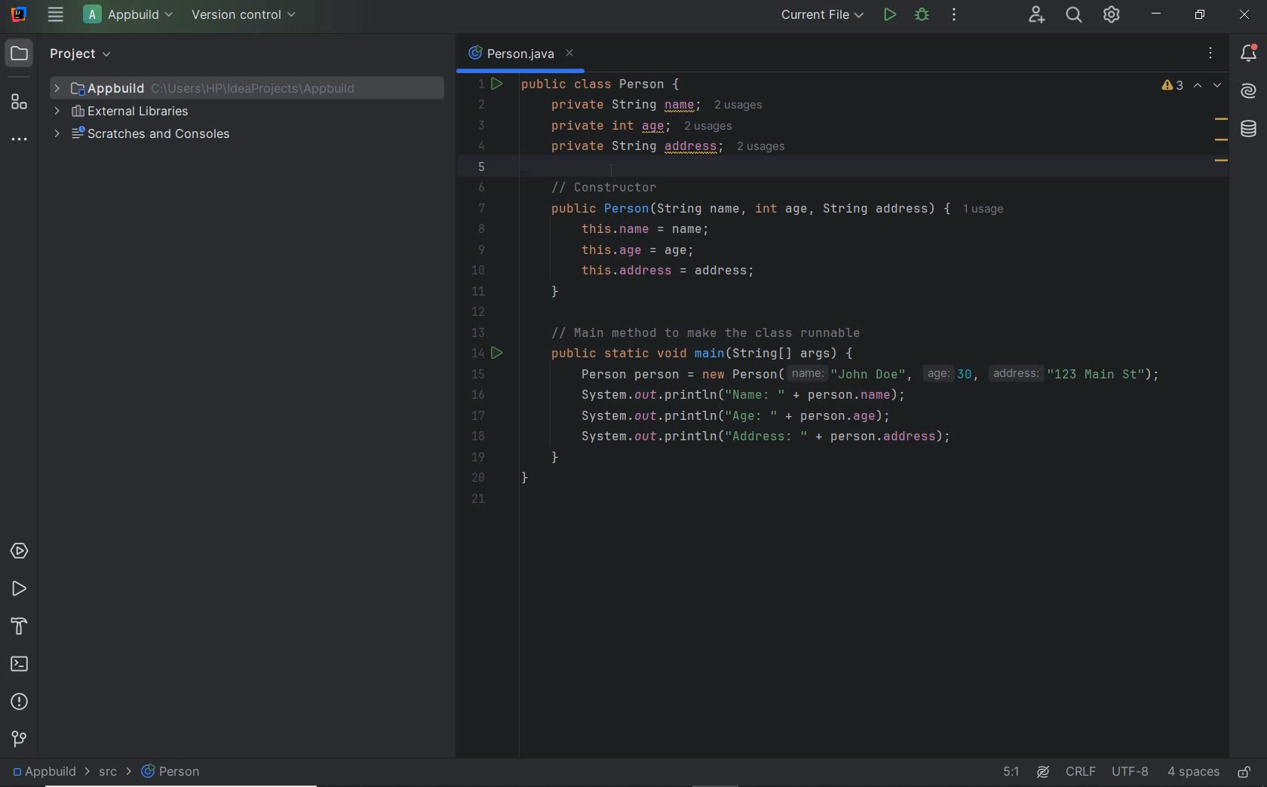 The image size is (1267, 787). Describe the element at coordinates (19, 103) in the screenshot. I see `structure` at that location.